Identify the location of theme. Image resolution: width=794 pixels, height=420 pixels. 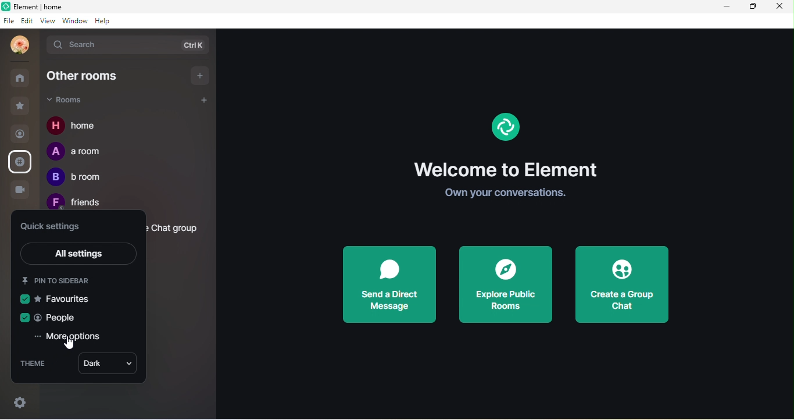
(35, 363).